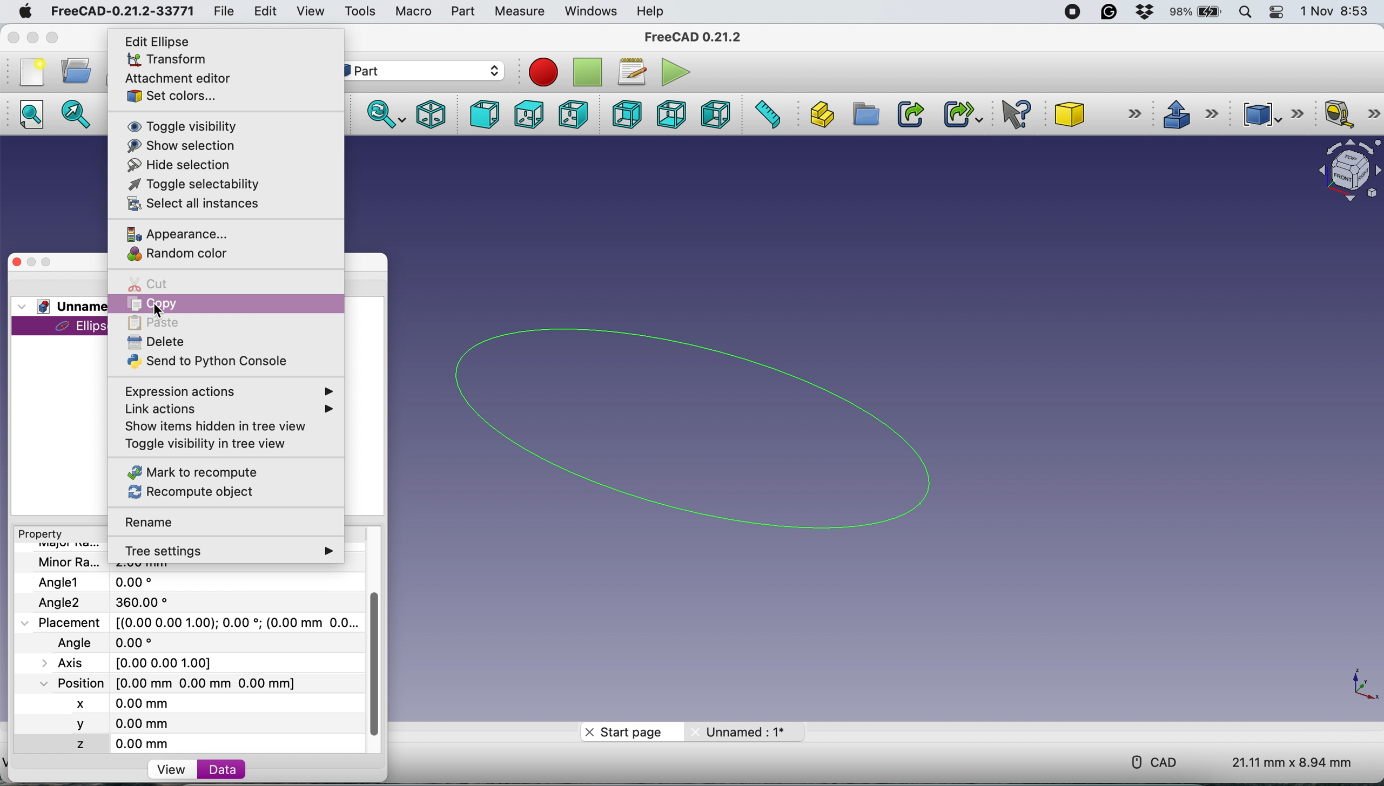  I want to click on measure distance, so click(762, 115).